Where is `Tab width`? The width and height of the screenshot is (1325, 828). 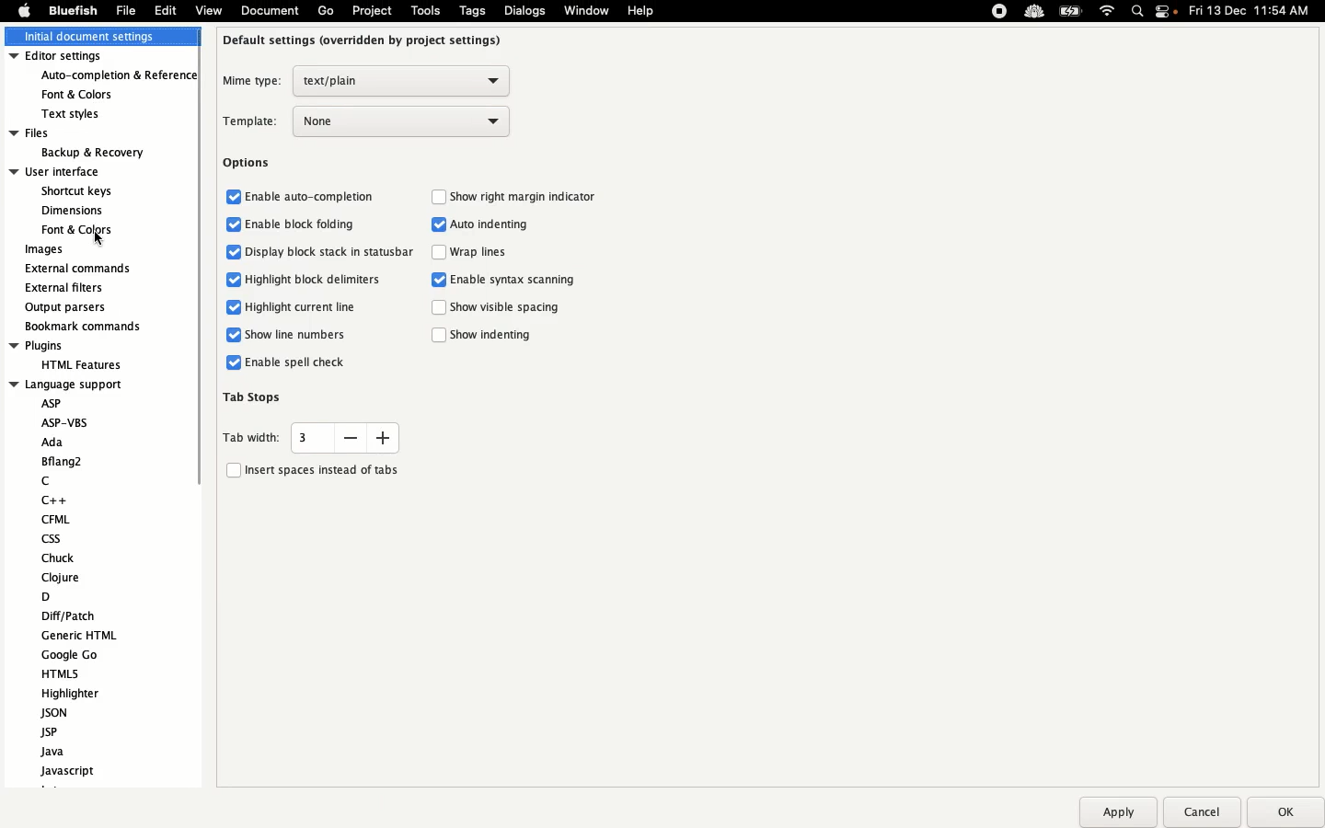 Tab width is located at coordinates (310, 437).